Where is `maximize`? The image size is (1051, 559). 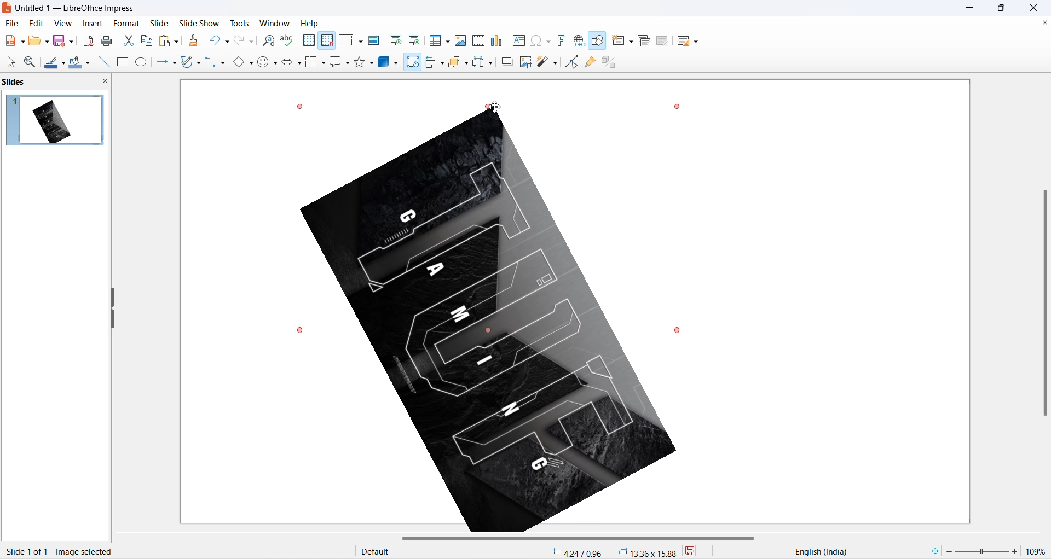
maximize is located at coordinates (1006, 10).